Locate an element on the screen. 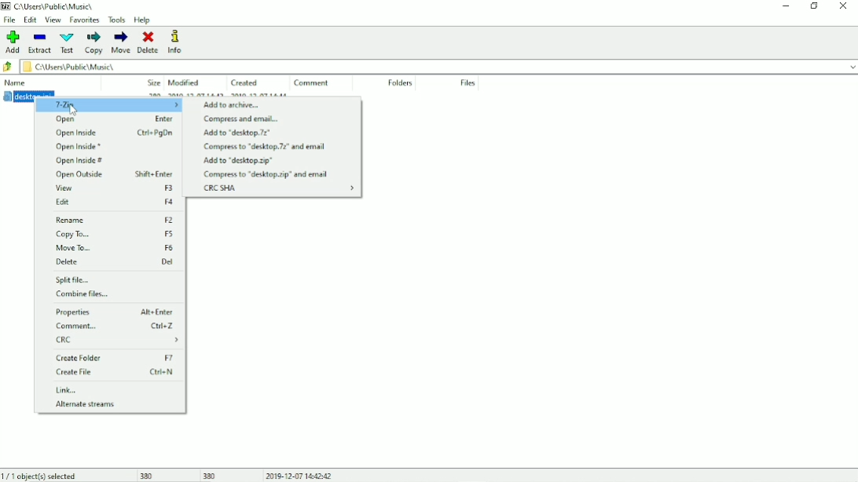 This screenshot has height=482, width=858. Create Folder is located at coordinates (115, 358).